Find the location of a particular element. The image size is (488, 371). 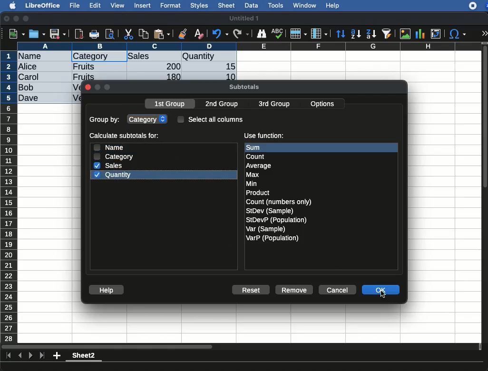

2nd group is located at coordinates (224, 104).